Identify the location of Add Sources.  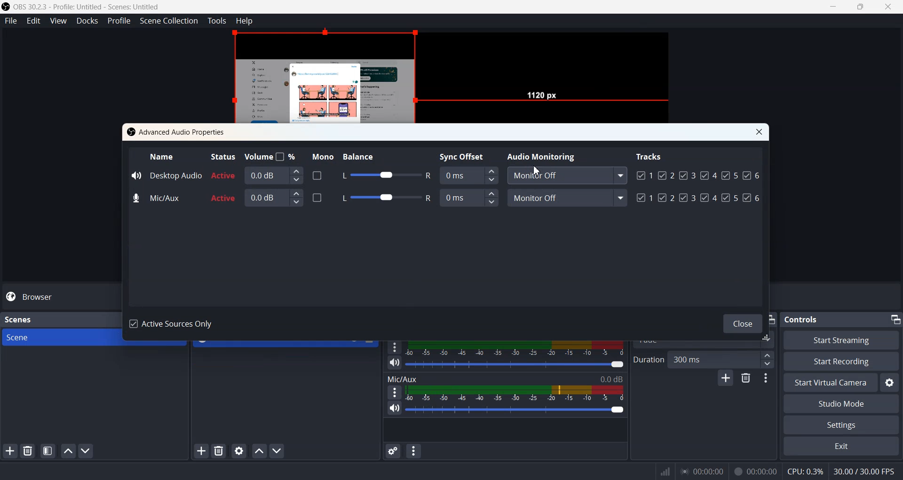
(201, 450).